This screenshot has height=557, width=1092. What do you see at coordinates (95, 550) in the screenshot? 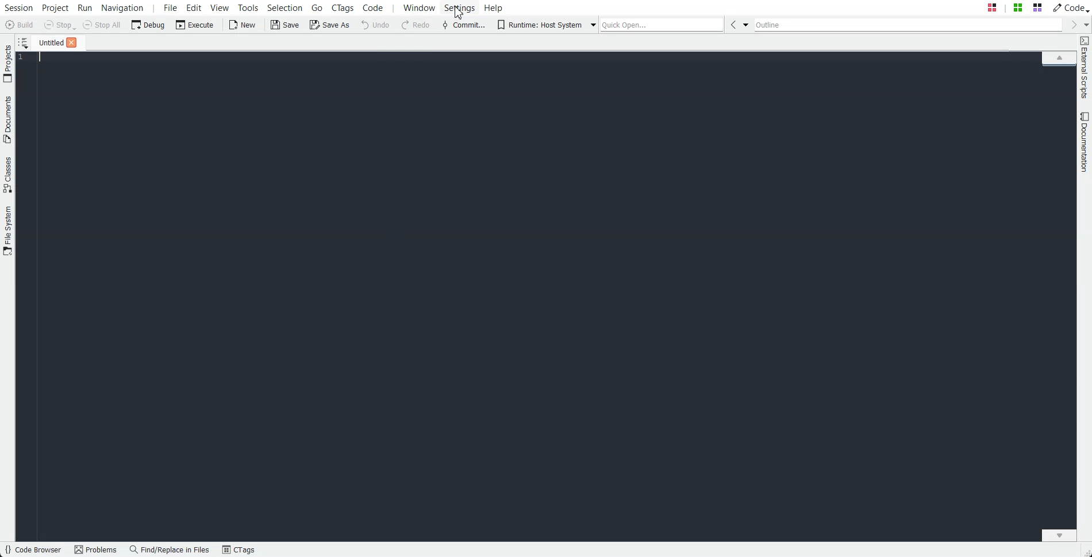
I see `Problems` at bounding box center [95, 550].